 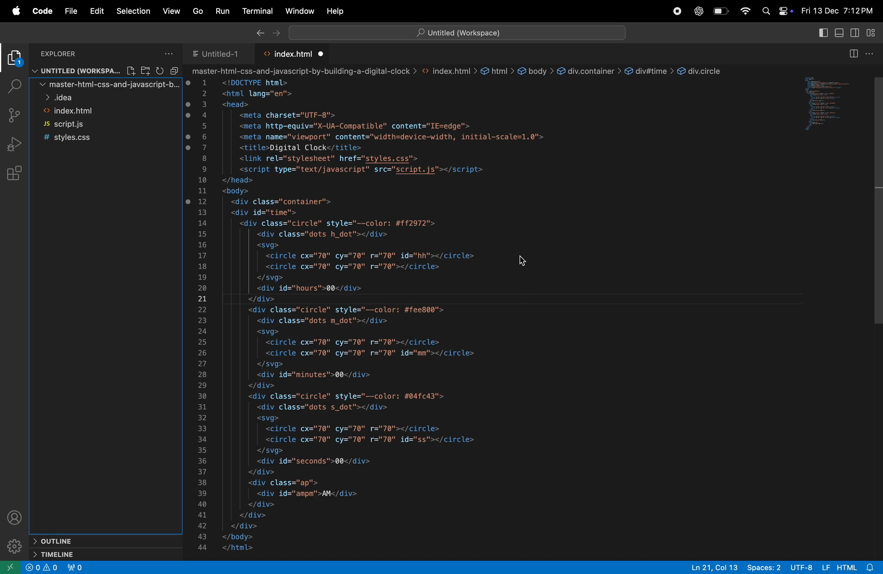 What do you see at coordinates (877, 197) in the screenshot?
I see `Vertical scroll bar` at bounding box center [877, 197].